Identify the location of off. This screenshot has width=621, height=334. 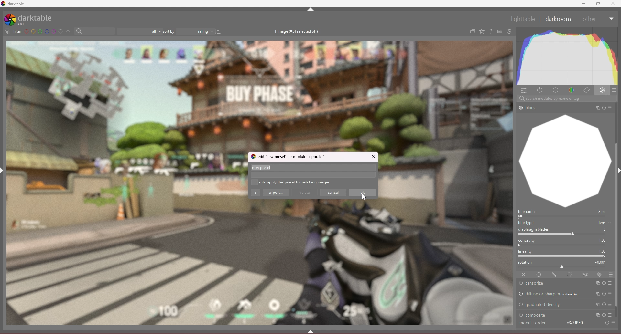
(524, 275).